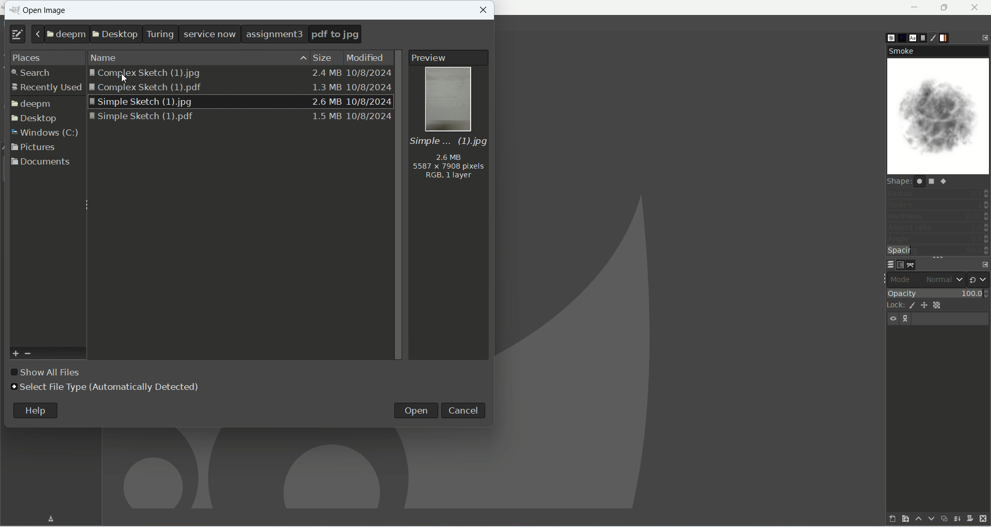  Describe the element at coordinates (937, 306) in the screenshot. I see `lock alpha channel` at that location.